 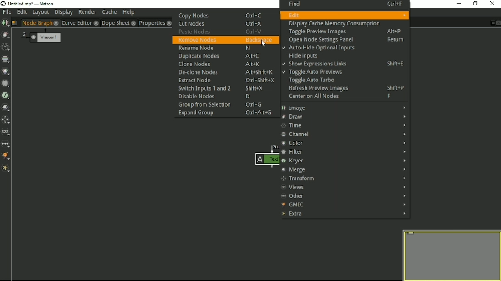 What do you see at coordinates (6, 84) in the screenshot?
I see `Filter` at bounding box center [6, 84].